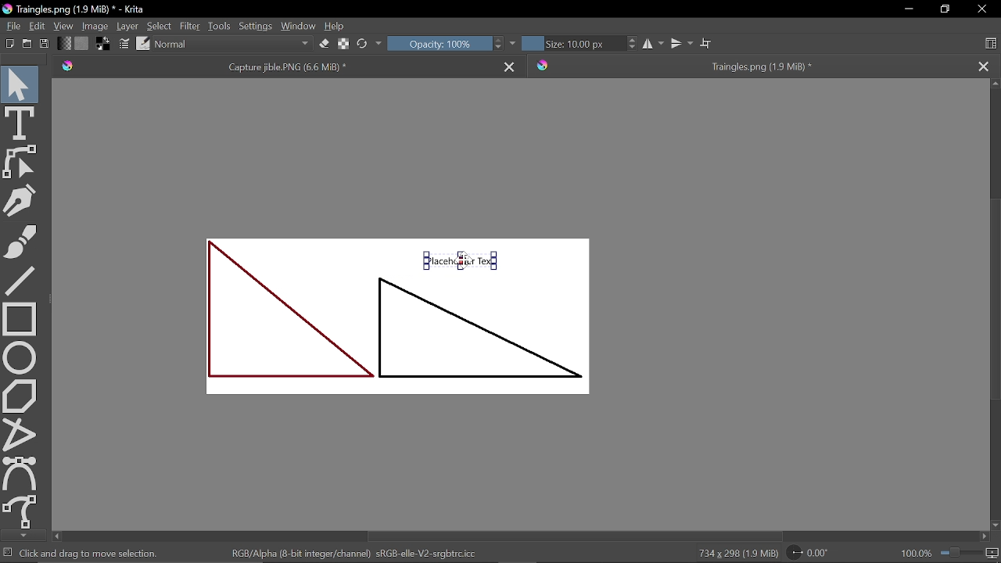 Image resolution: width=1001 pixels, height=563 pixels. I want to click on Line tool, so click(22, 280).